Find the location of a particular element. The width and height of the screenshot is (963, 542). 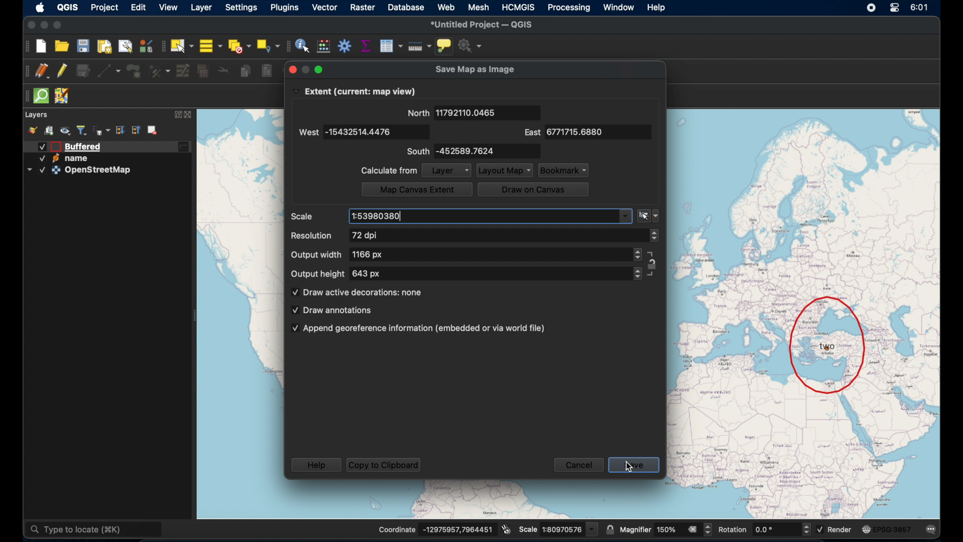

control center is located at coordinates (895, 8).